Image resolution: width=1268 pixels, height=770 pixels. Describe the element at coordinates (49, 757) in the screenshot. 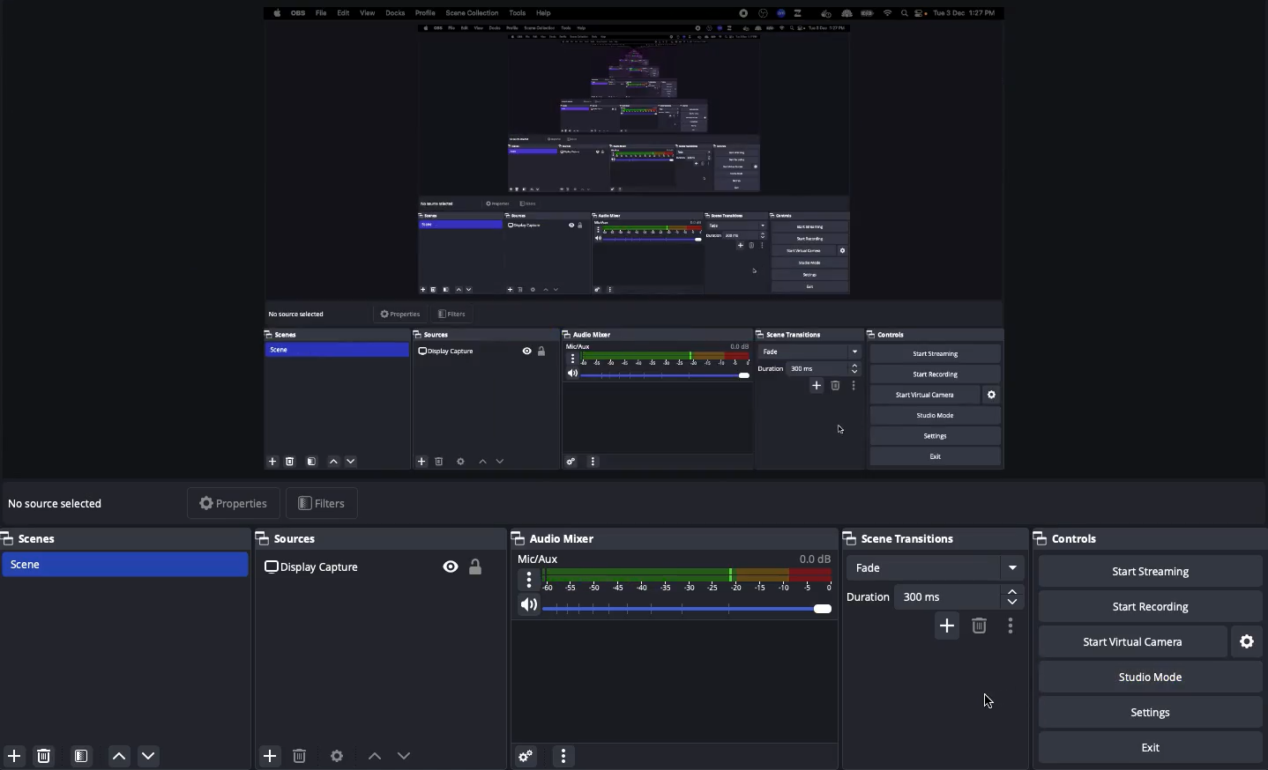

I see `delete` at that location.